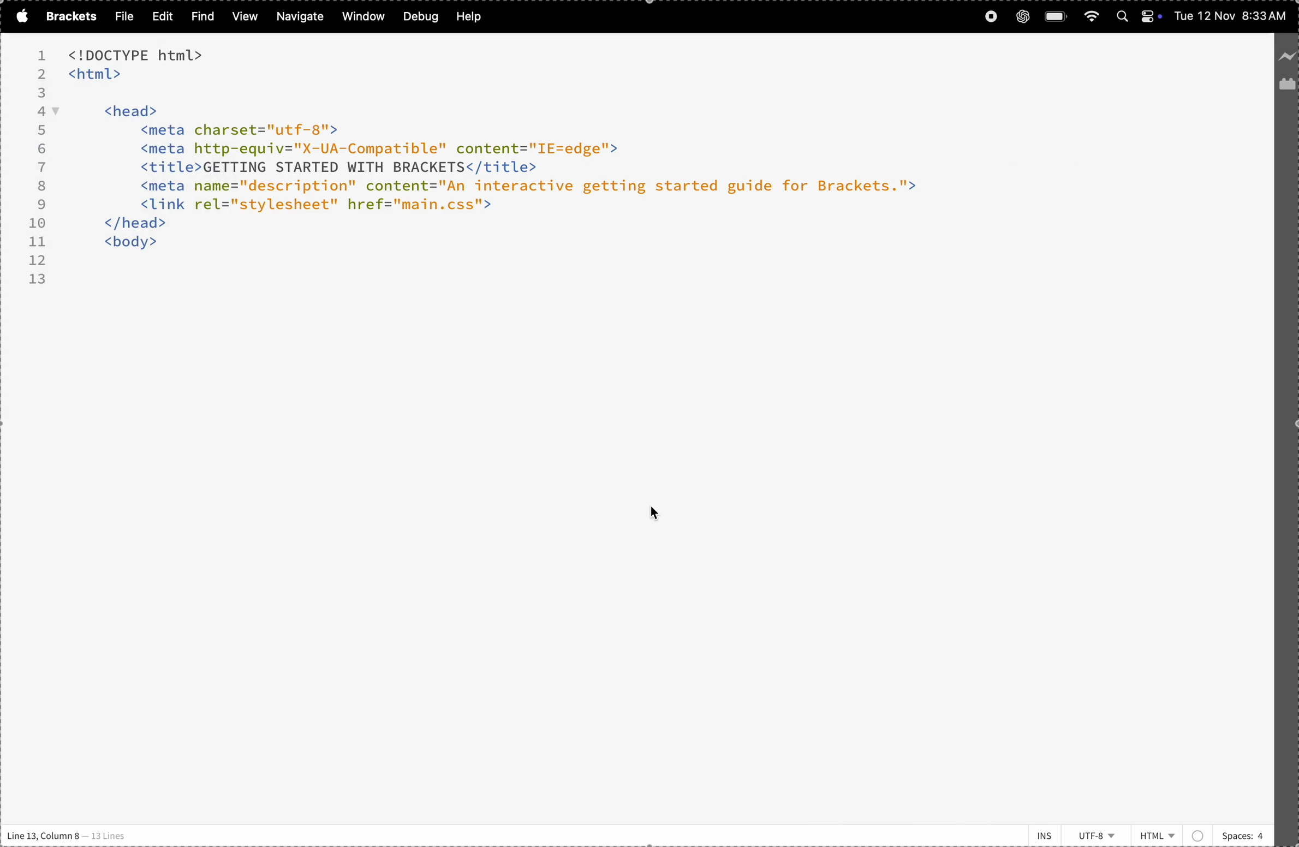 The height and width of the screenshot is (847, 1299). Describe the element at coordinates (1286, 87) in the screenshot. I see `extension manager` at that location.